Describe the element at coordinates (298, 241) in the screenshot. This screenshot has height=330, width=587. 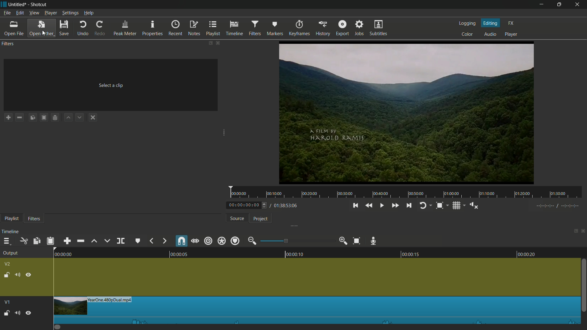
I see `adjustment bar` at that location.